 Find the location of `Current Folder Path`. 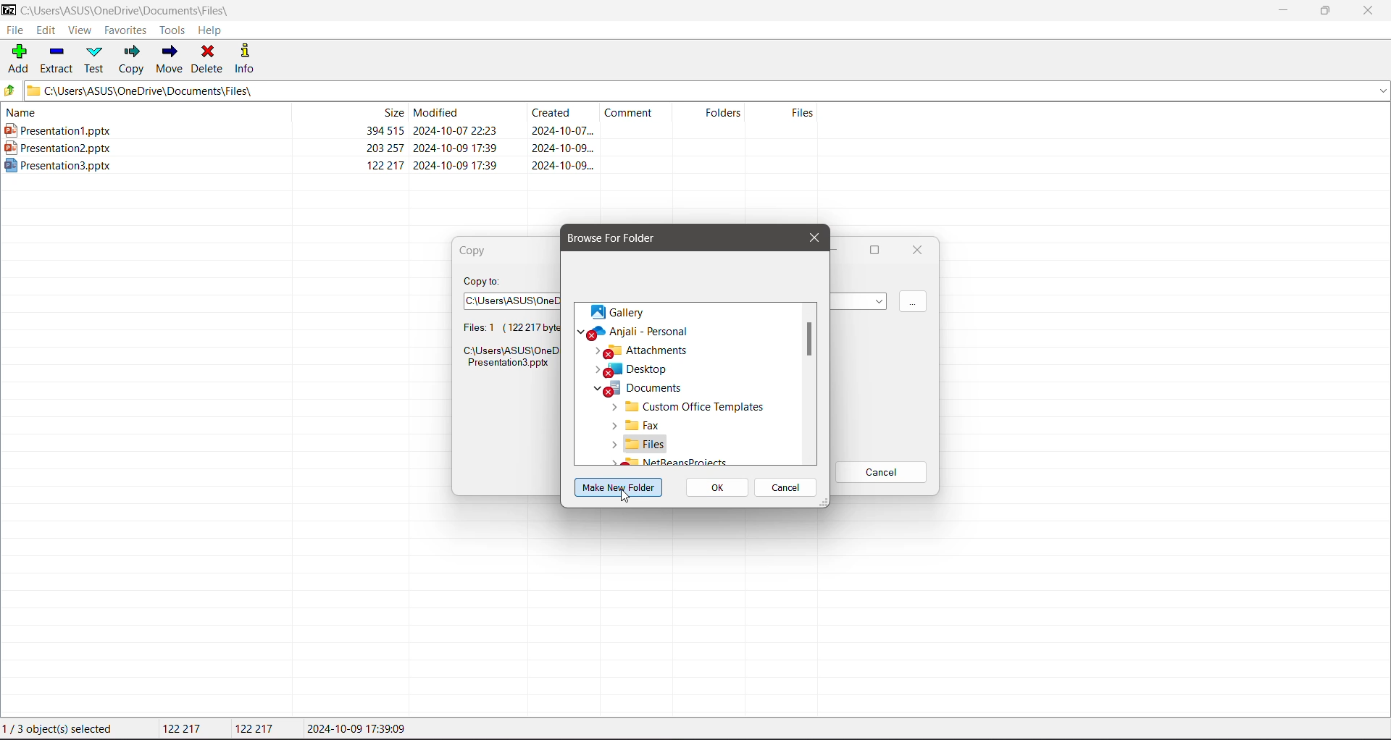

Current Folder Path is located at coordinates (135, 9).